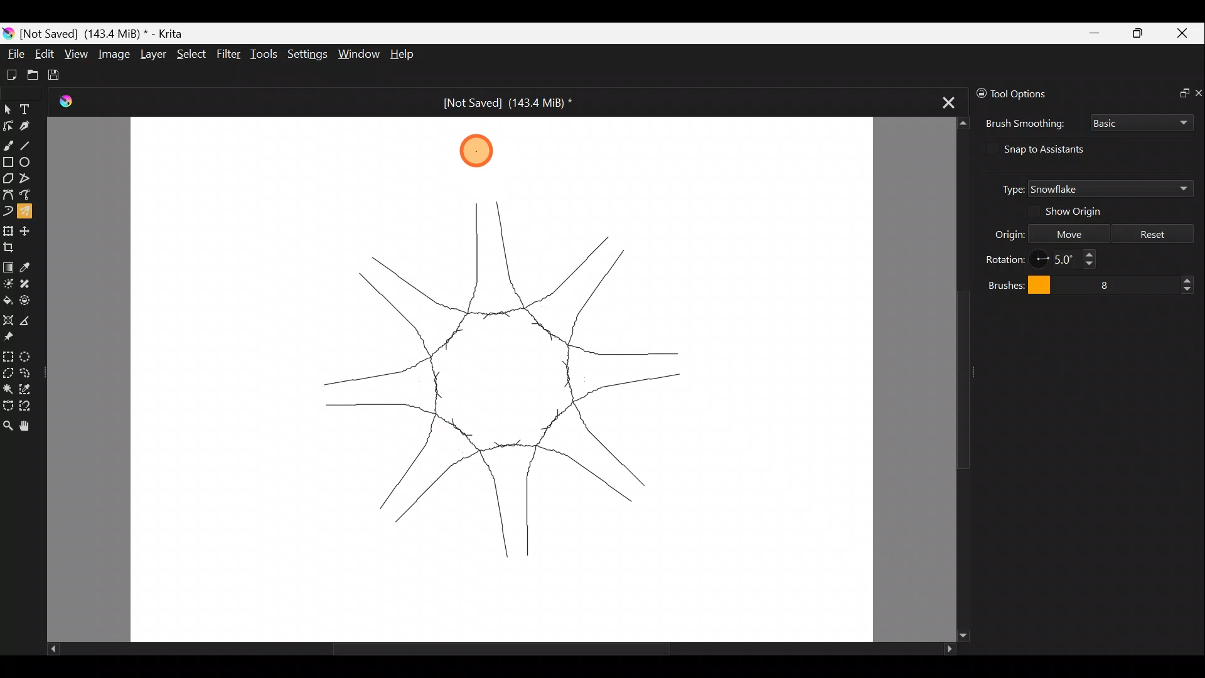 Image resolution: width=1205 pixels, height=678 pixels. Describe the element at coordinates (9, 320) in the screenshot. I see `Assistant tool` at that location.